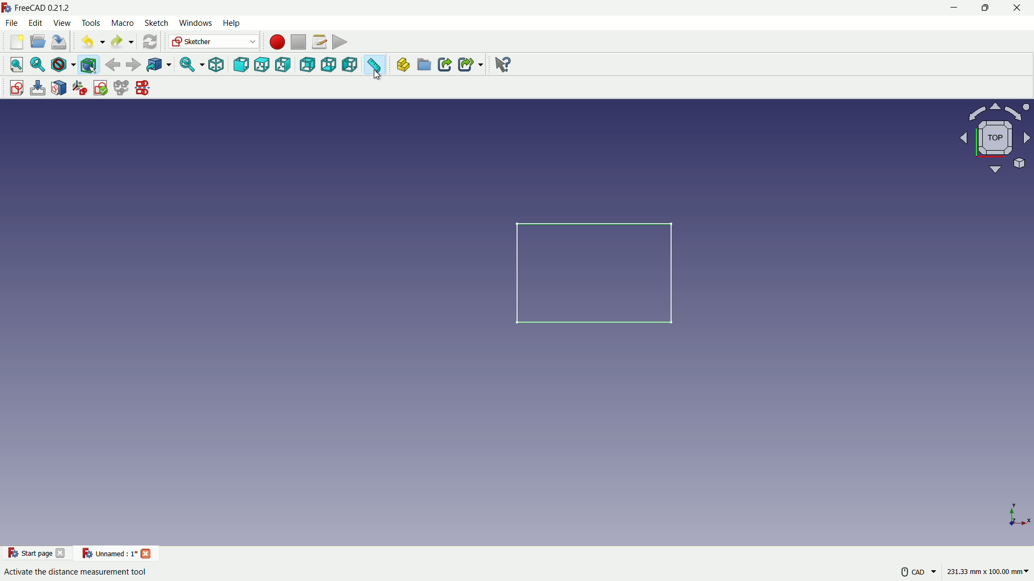 This screenshot has height=581, width=1034. What do you see at coordinates (15, 44) in the screenshot?
I see `new file` at bounding box center [15, 44].